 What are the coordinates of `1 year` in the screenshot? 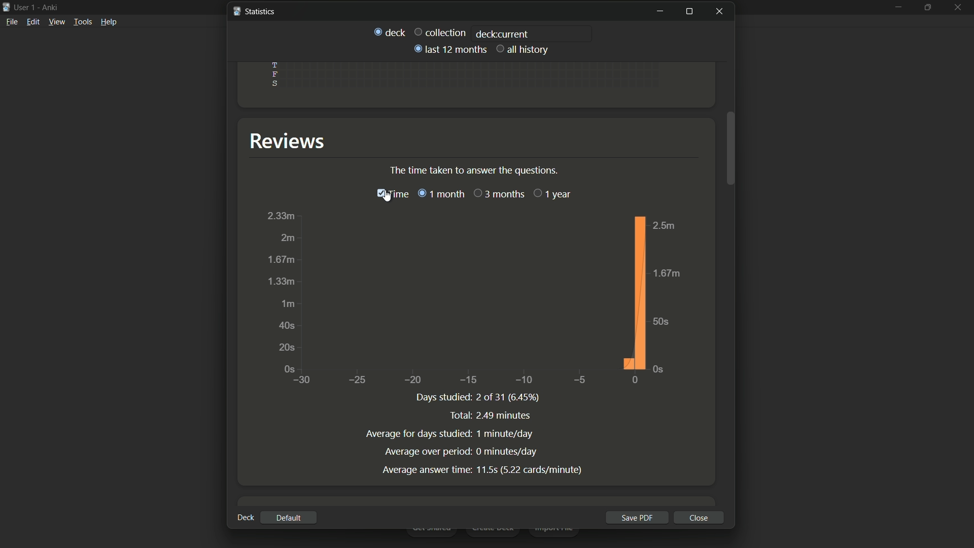 It's located at (552, 194).